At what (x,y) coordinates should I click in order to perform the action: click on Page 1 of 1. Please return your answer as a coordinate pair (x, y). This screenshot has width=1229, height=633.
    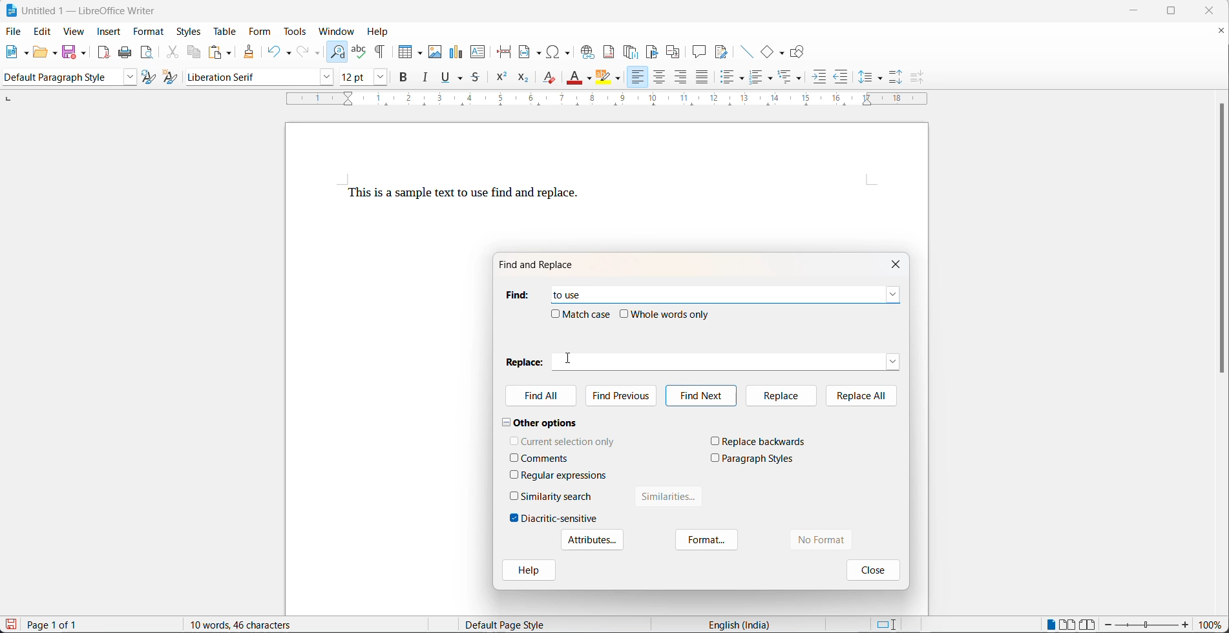
    Looking at the image, I should click on (56, 625).